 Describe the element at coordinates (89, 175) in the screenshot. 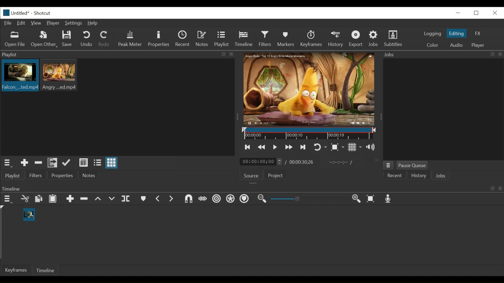

I see `Notes` at that location.